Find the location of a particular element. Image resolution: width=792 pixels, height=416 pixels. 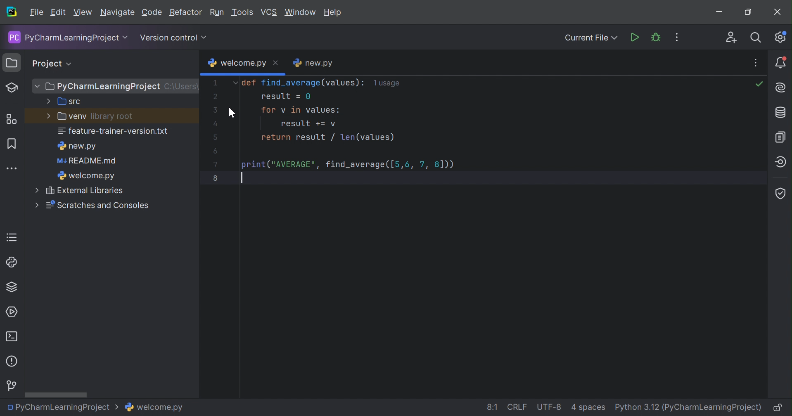

Notifications is located at coordinates (782, 64).